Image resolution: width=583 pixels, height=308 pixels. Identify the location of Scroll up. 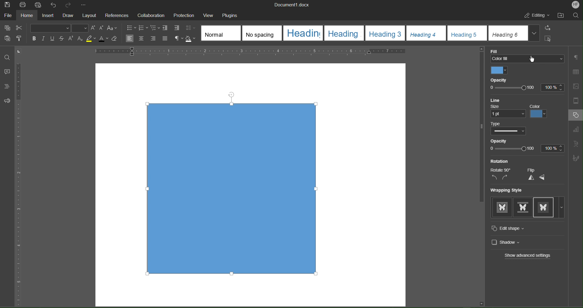
(481, 49).